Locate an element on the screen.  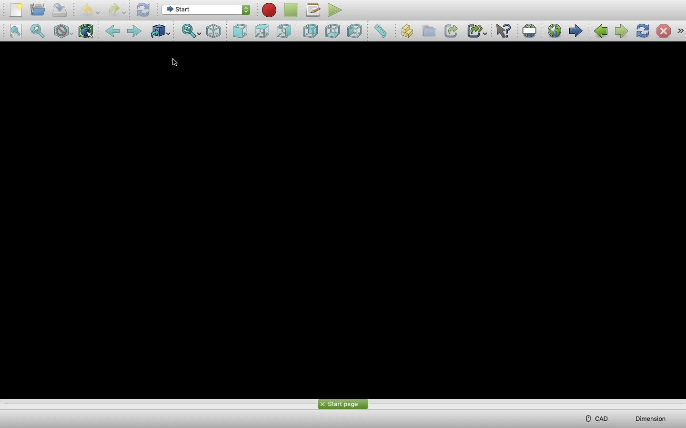
Backward Navigation is located at coordinates (601, 31).